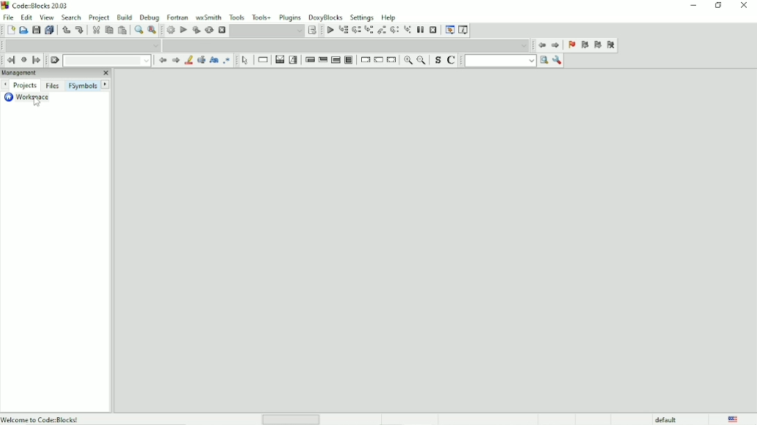  What do you see at coordinates (64, 30) in the screenshot?
I see `Undo` at bounding box center [64, 30].